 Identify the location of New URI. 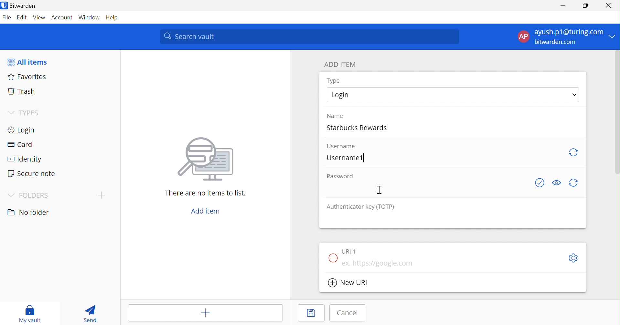
(348, 284).